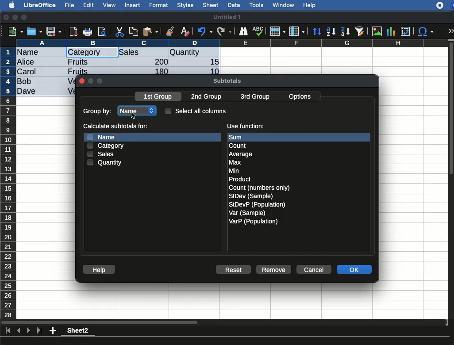 This screenshot has height=345, width=454. What do you see at coordinates (28, 92) in the screenshot?
I see `Dave` at bounding box center [28, 92].